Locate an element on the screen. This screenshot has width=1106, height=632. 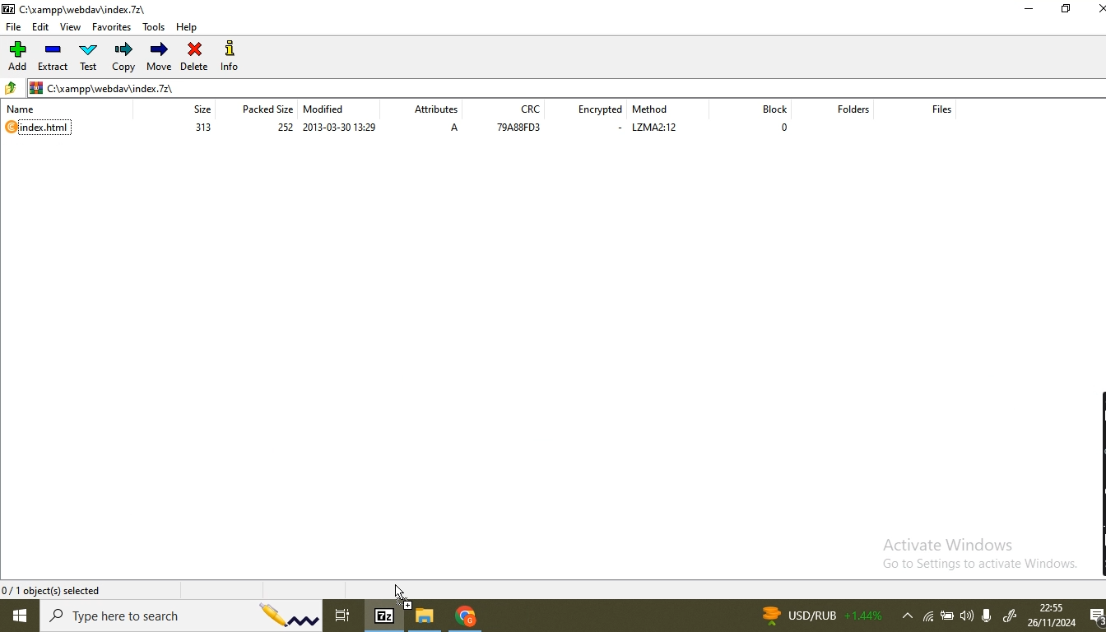
close is located at coordinates (1099, 8).